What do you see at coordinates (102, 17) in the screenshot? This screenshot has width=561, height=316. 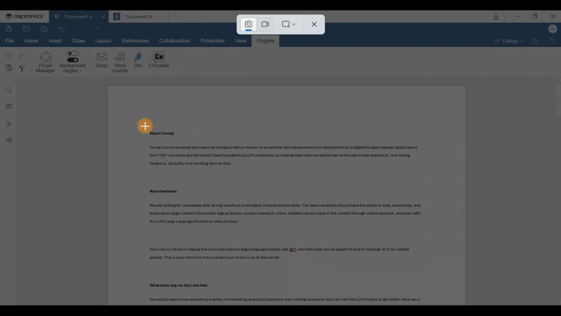 I see `Close` at bounding box center [102, 17].